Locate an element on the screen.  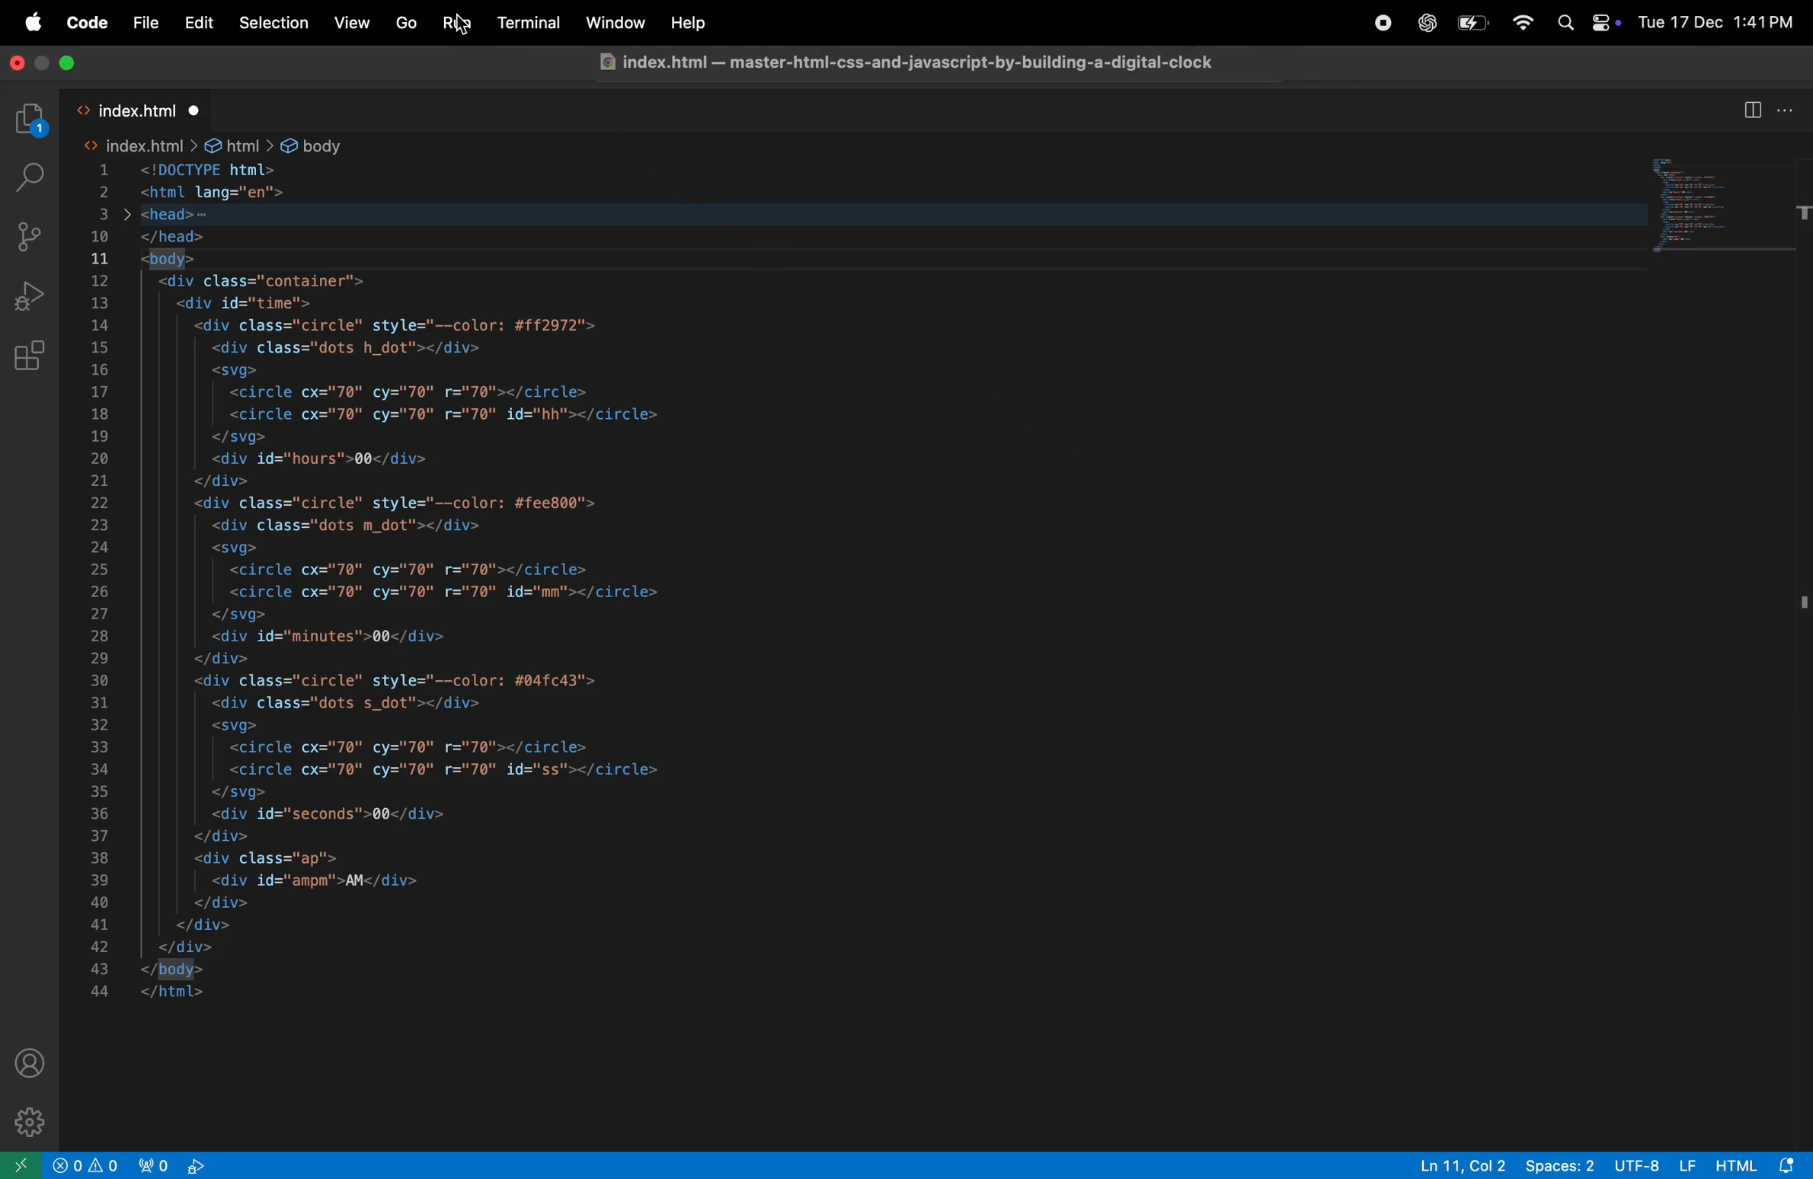
run is located at coordinates (455, 25).